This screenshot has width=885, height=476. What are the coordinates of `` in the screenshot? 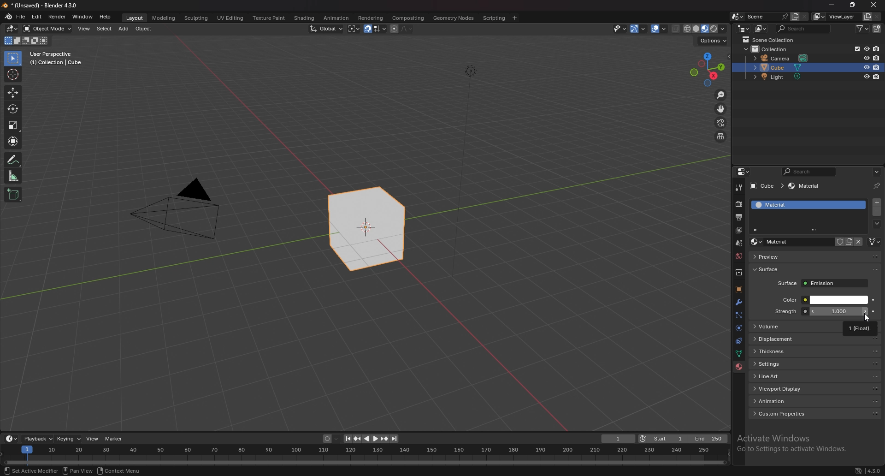 It's located at (852, 470).